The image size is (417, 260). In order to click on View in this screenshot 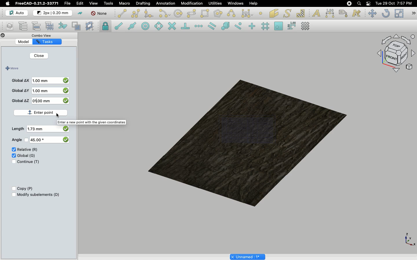, I will do `click(94, 3)`.